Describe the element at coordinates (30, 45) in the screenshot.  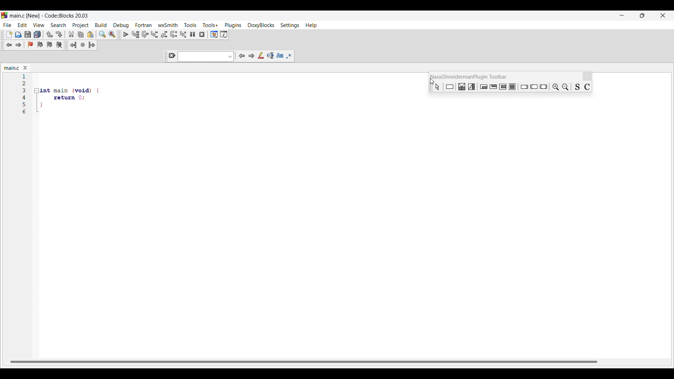
I see `Toggle bookmark` at that location.